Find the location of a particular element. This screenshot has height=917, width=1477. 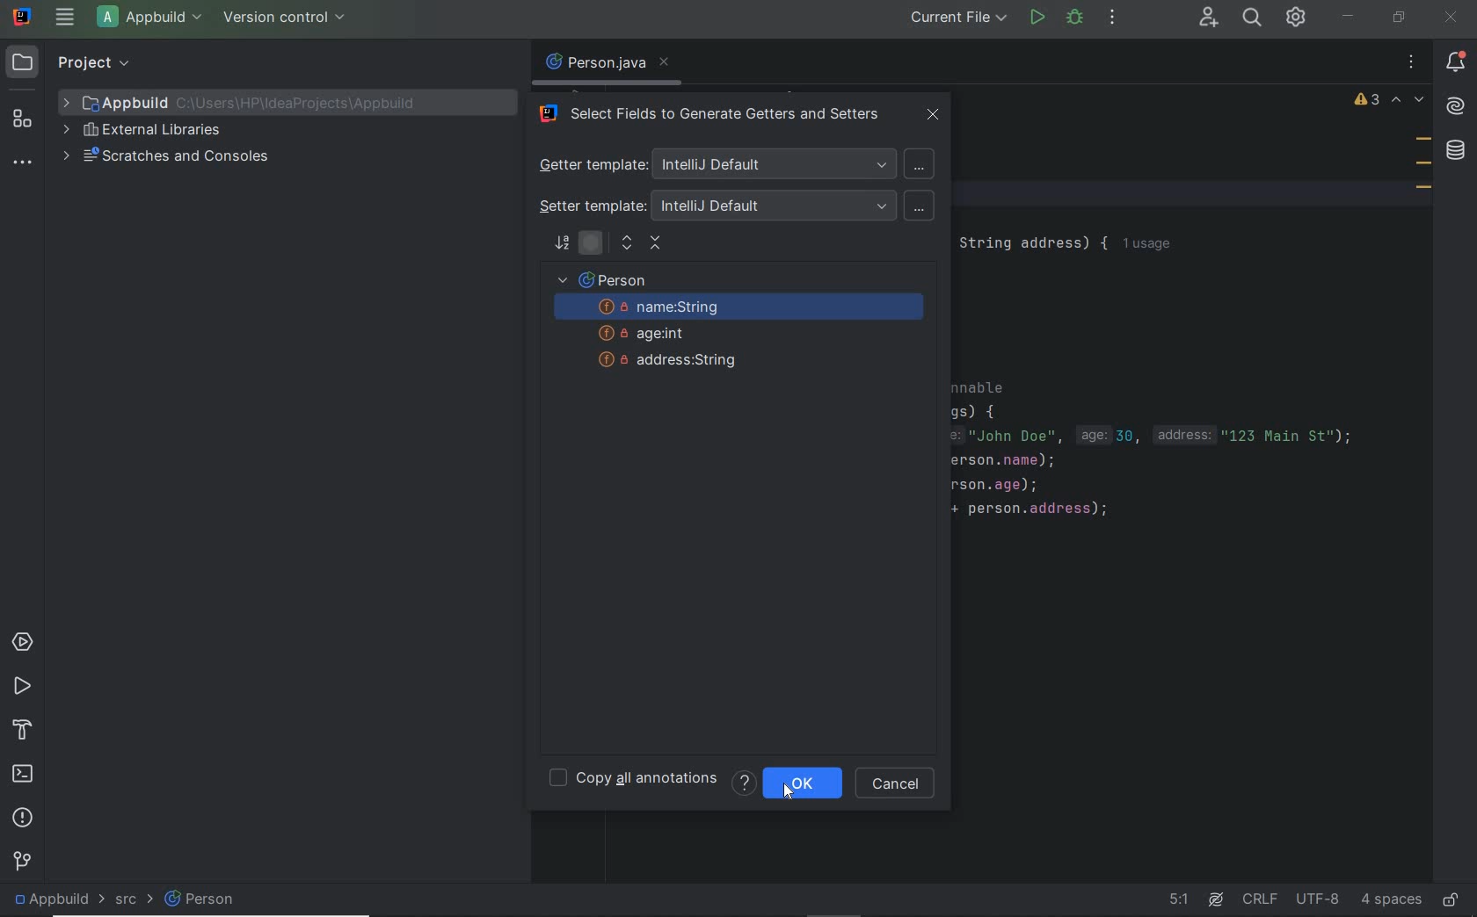

problems is located at coordinates (21, 815).